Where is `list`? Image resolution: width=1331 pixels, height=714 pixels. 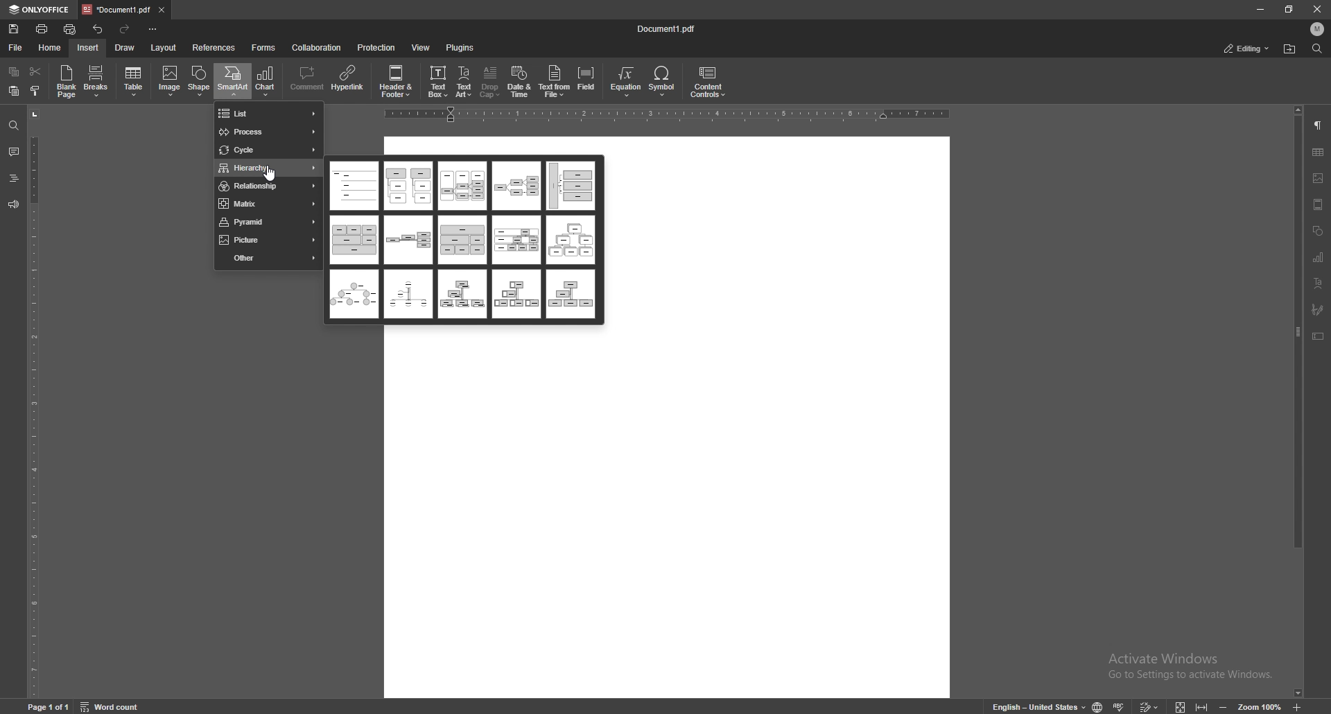 list is located at coordinates (268, 114).